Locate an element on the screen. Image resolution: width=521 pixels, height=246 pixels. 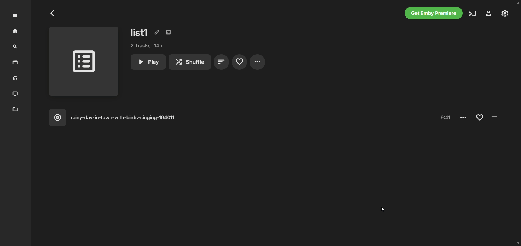
search is located at coordinates (15, 47).